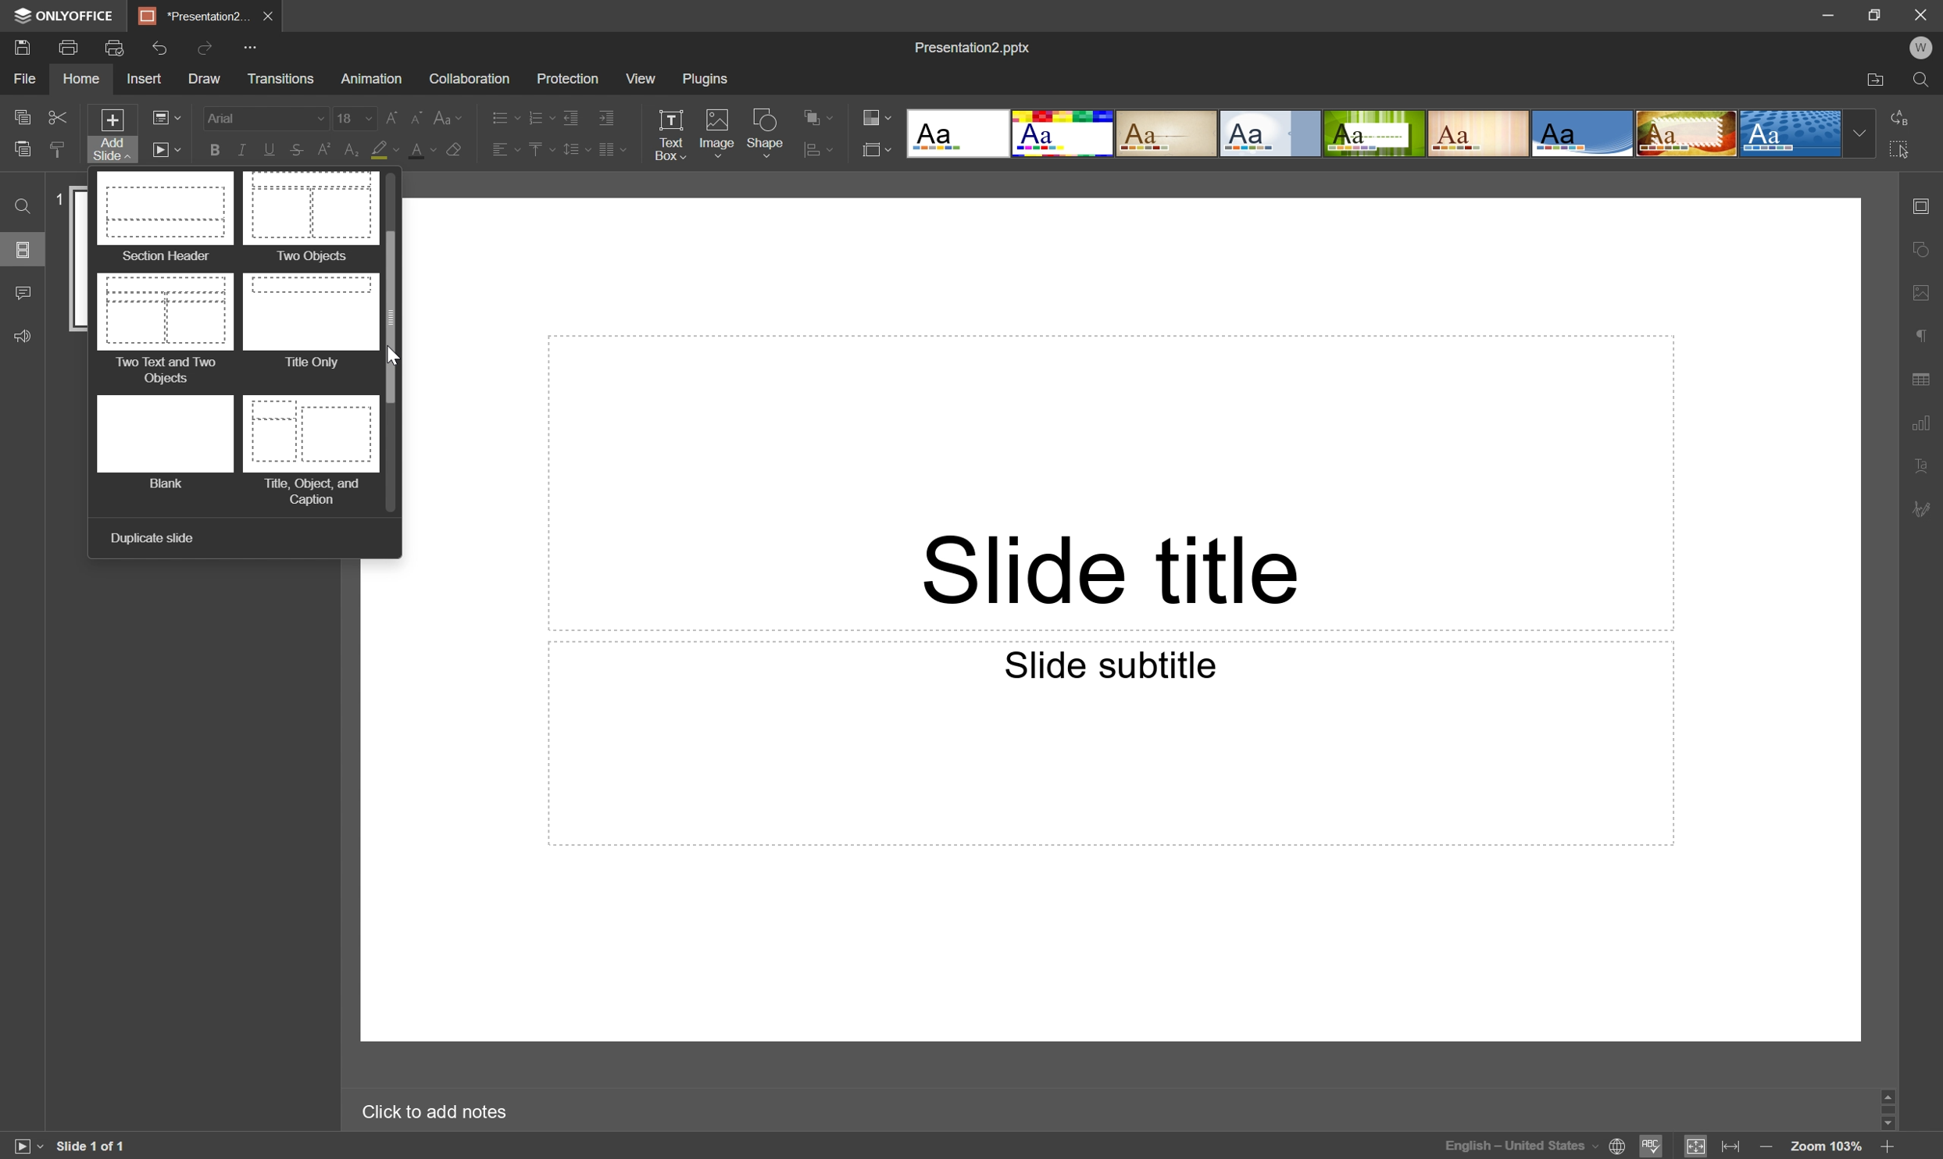 This screenshot has width=1943, height=1159. What do you see at coordinates (254, 45) in the screenshot?
I see `Customize quick access toolbar` at bounding box center [254, 45].